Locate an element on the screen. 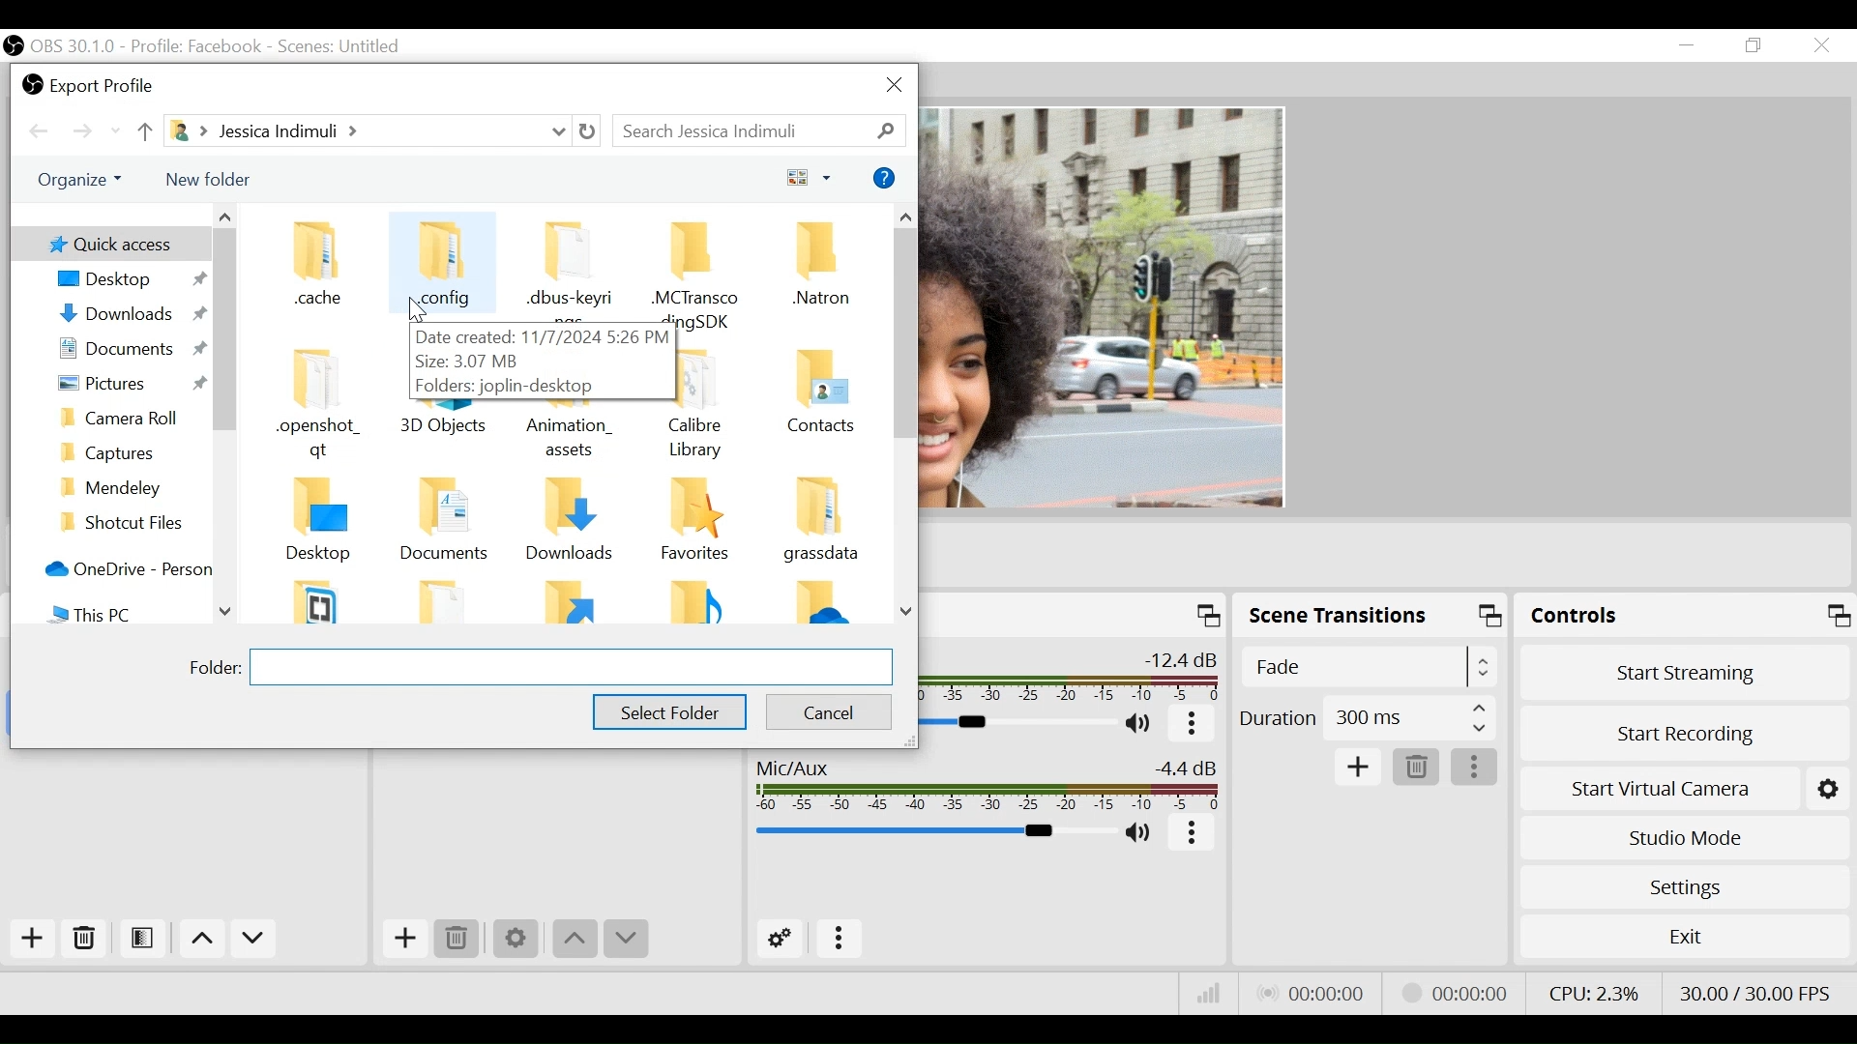 The height and width of the screenshot is (1044, 1857). File Path is located at coordinates (368, 132).